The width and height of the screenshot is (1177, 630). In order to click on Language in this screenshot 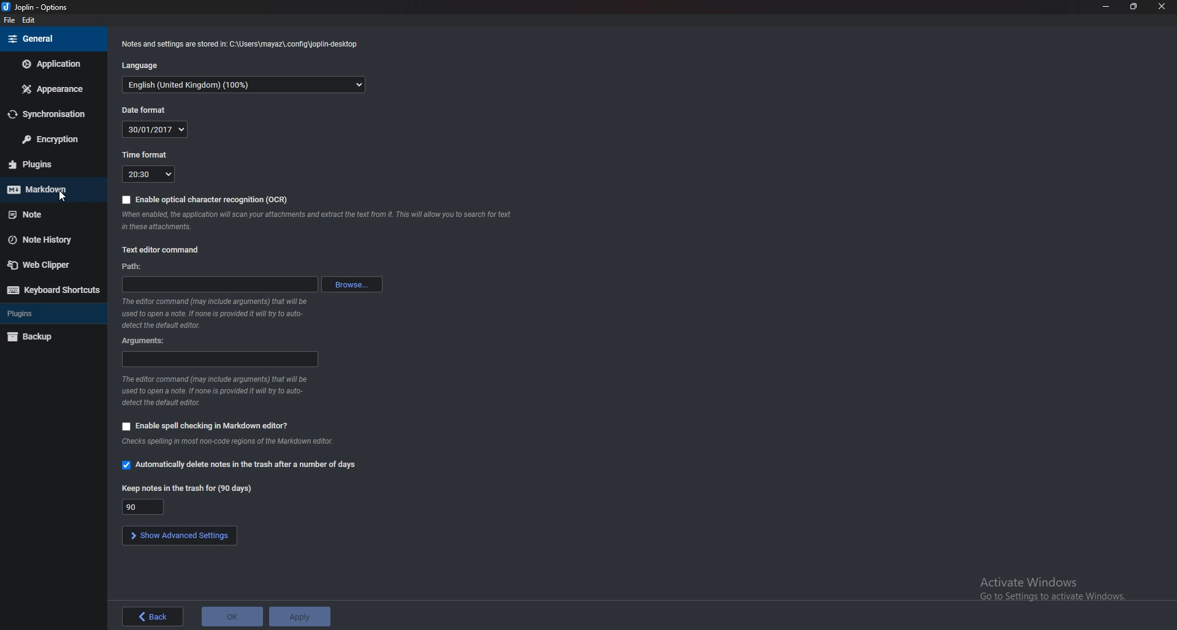, I will do `click(140, 67)`.